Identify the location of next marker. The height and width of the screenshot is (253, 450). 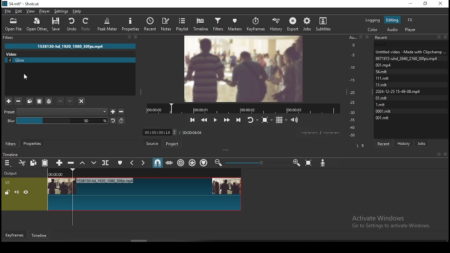
(142, 163).